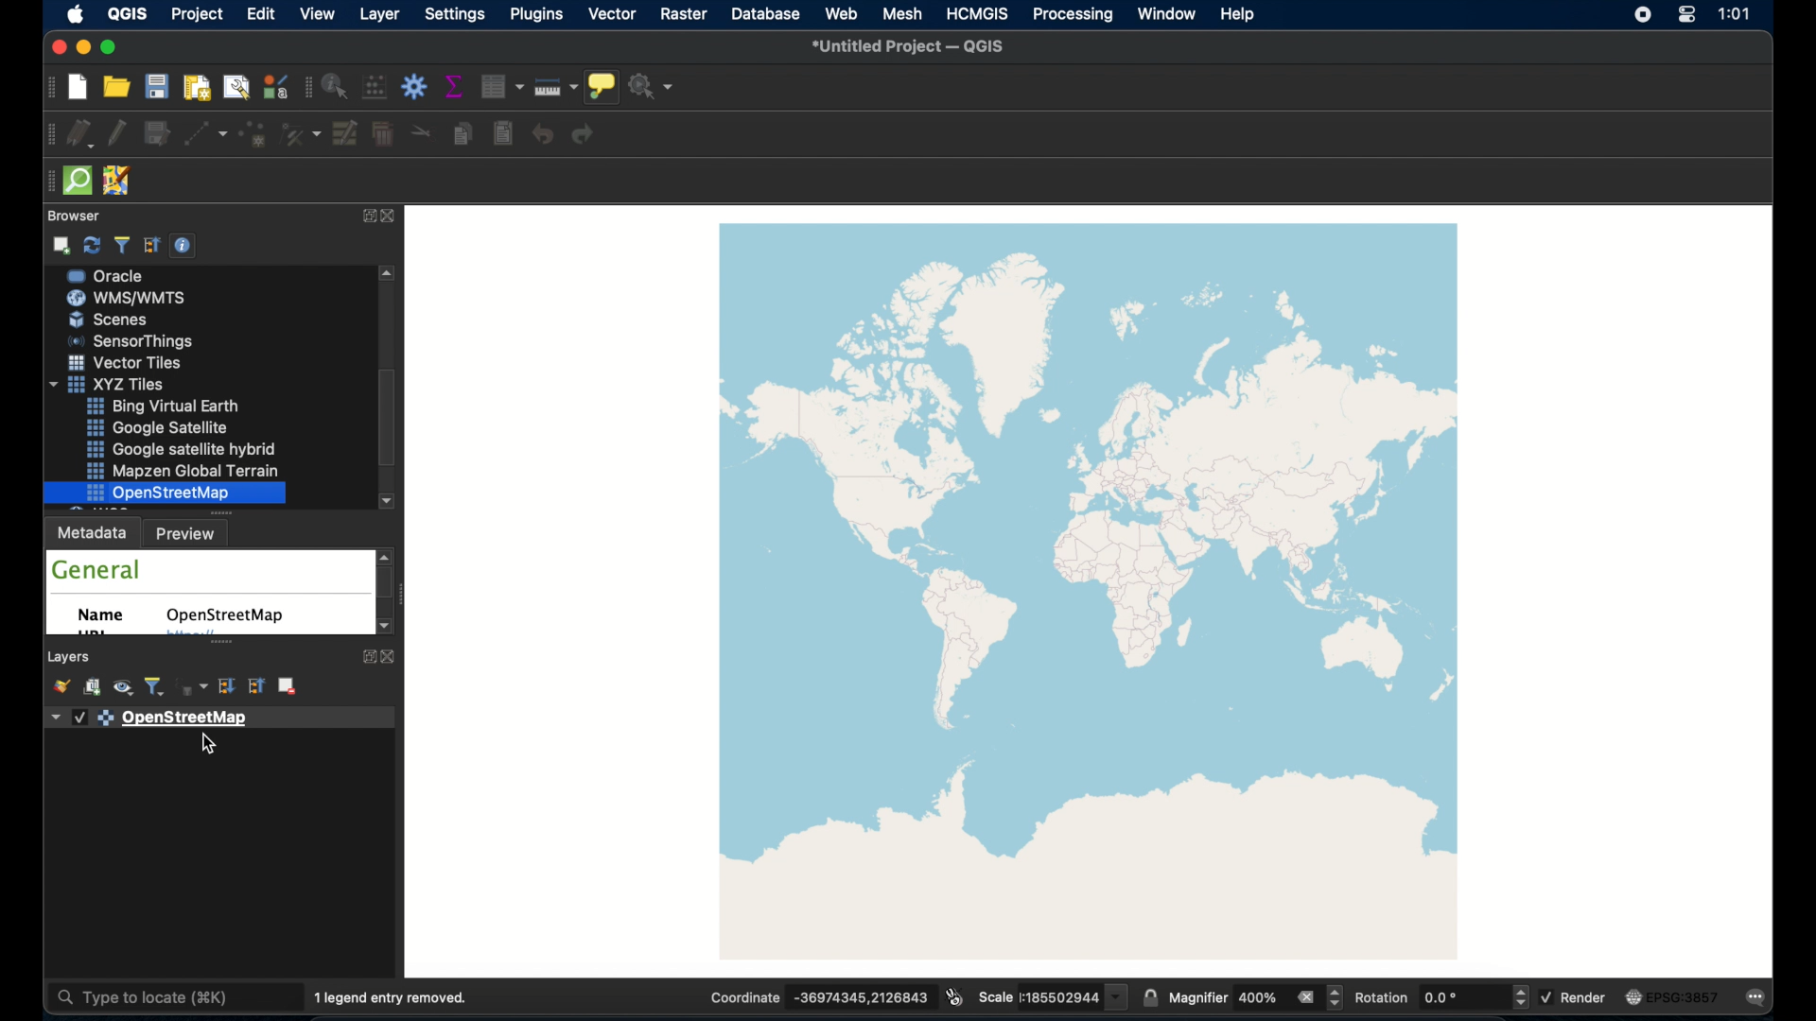 This screenshot has width=1816, height=1021. Describe the element at coordinates (217, 717) in the screenshot. I see `openstreetmap layer` at that location.